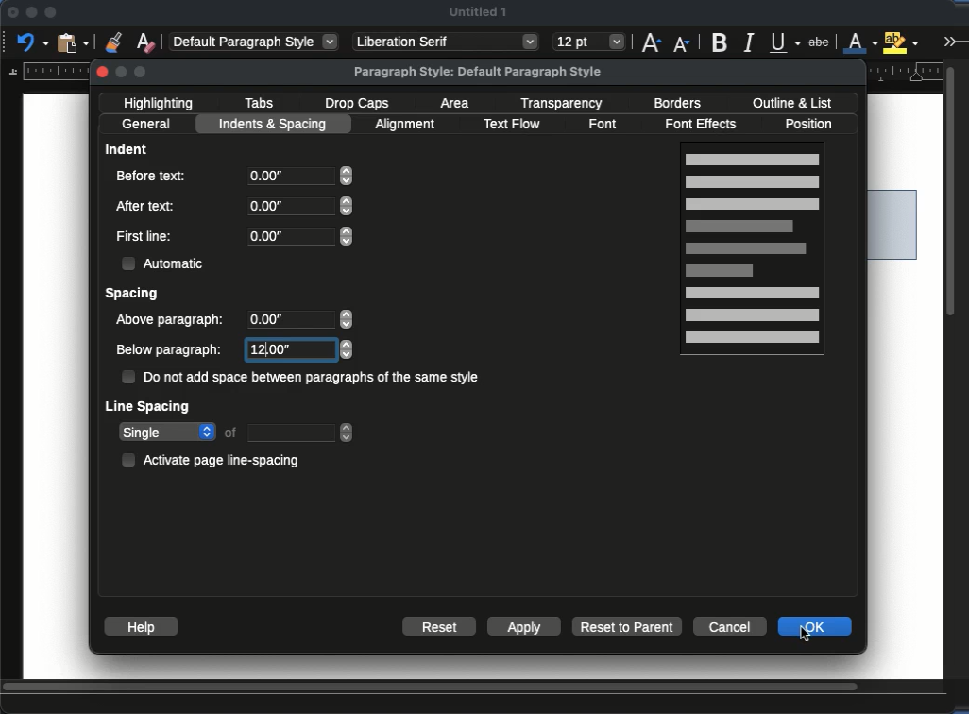 This screenshot has height=714, width=969. What do you see at coordinates (31, 12) in the screenshot?
I see `minimize` at bounding box center [31, 12].